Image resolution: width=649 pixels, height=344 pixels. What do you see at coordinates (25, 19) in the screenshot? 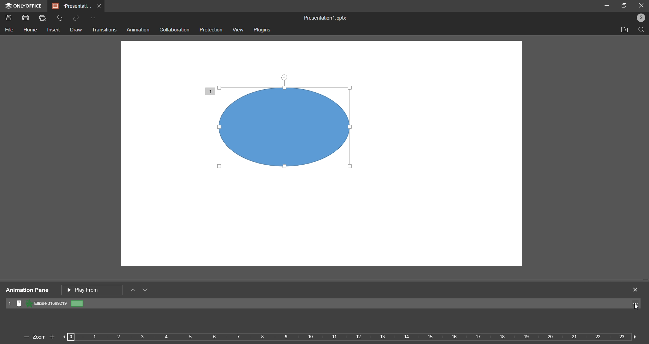
I see `Print` at bounding box center [25, 19].